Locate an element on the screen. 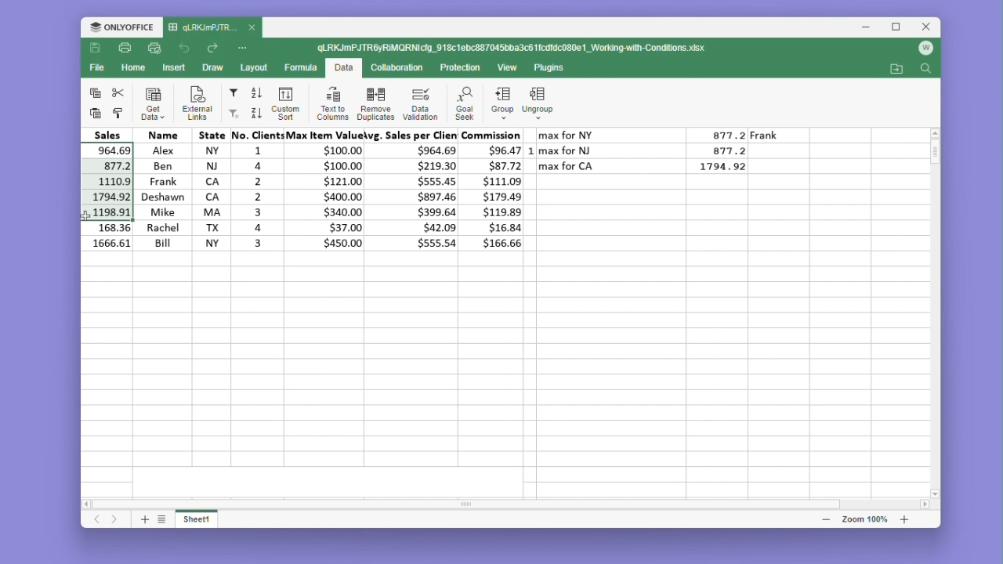  Formula is located at coordinates (302, 67).